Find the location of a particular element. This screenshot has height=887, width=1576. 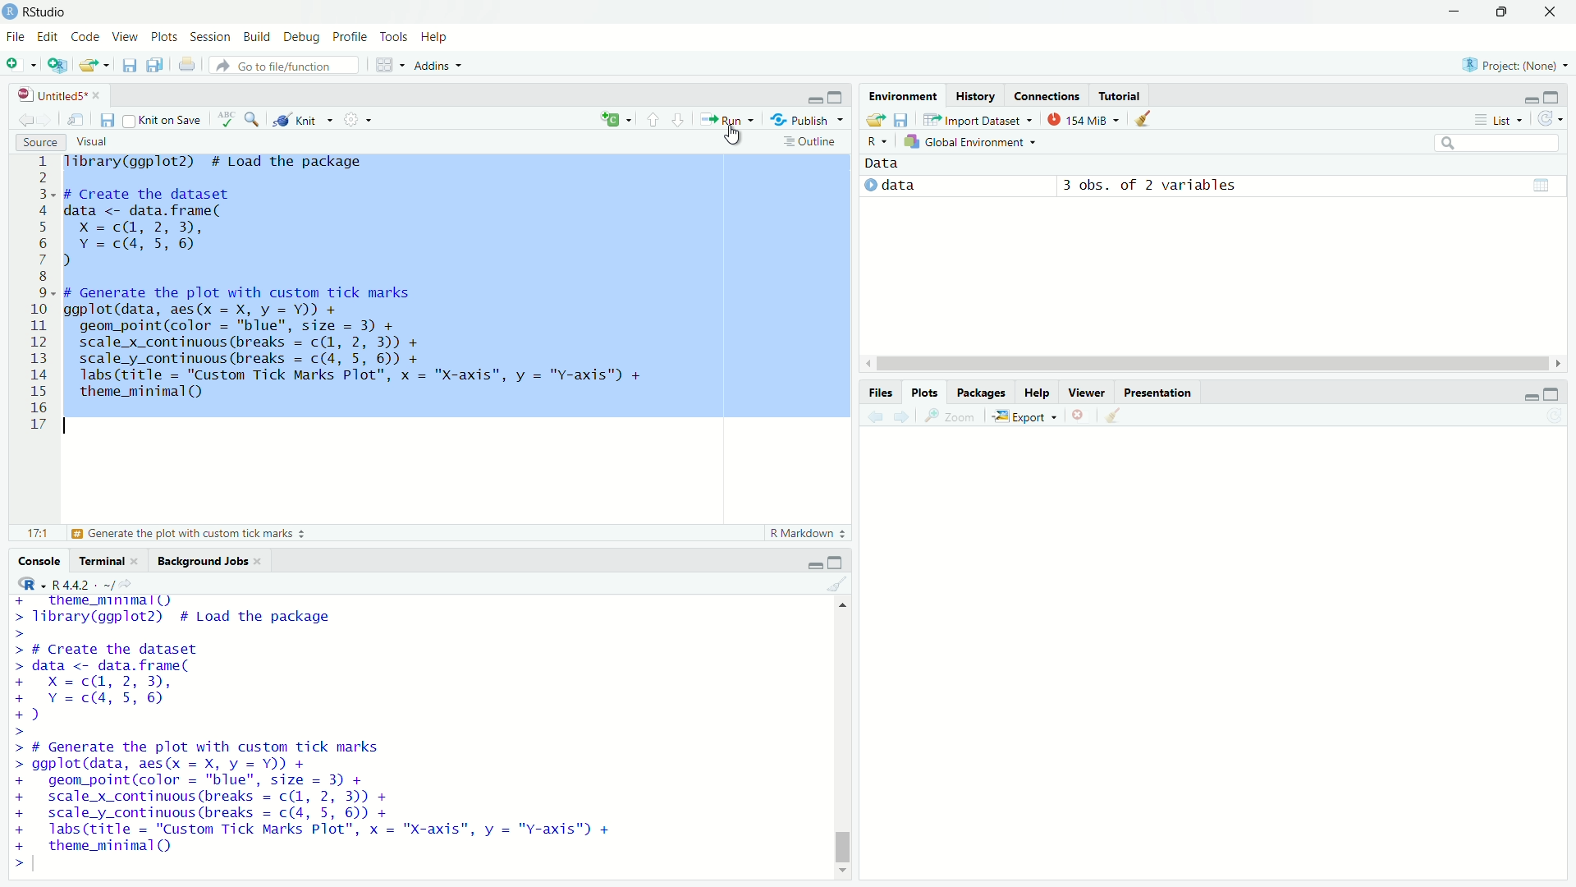

history is located at coordinates (974, 94).